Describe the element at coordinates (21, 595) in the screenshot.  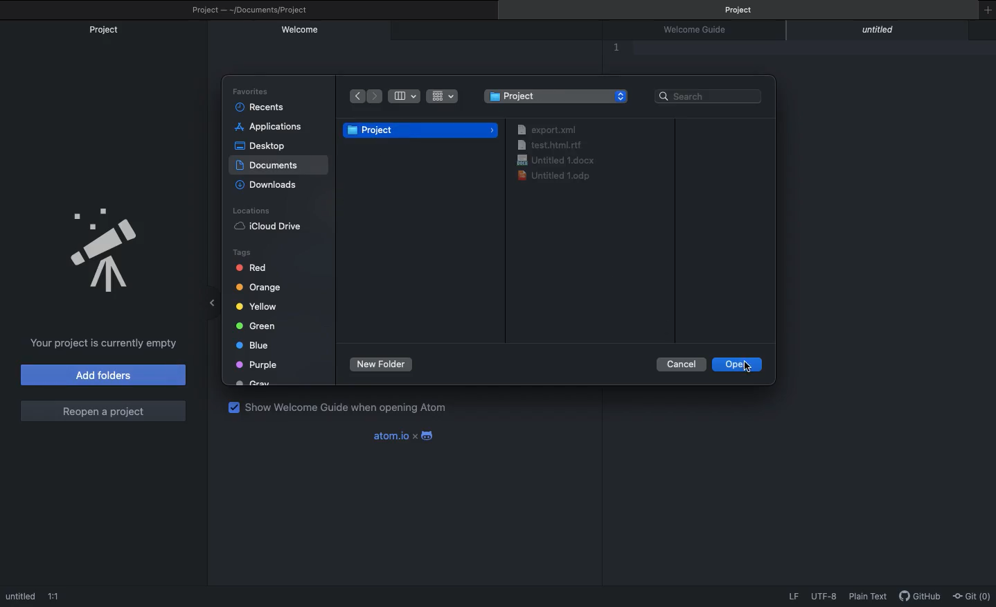
I see `Untitled` at that location.